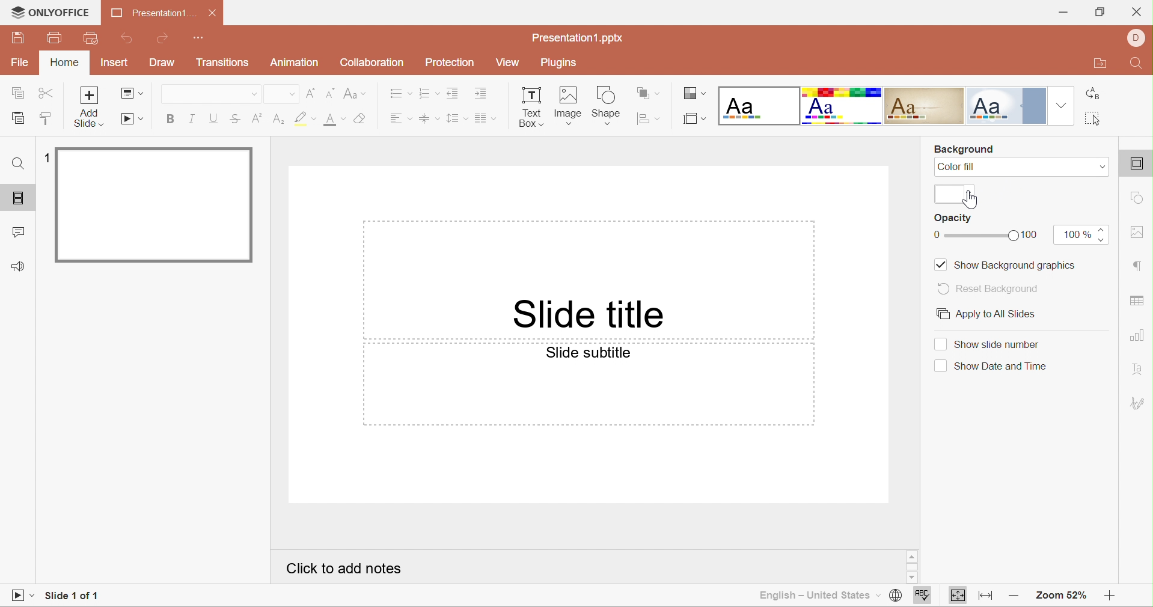 The height and width of the screenshot is (607, 1153). Describe the element at coordinates (222, 65) in the screenshot. I see `Transitions` at that location.